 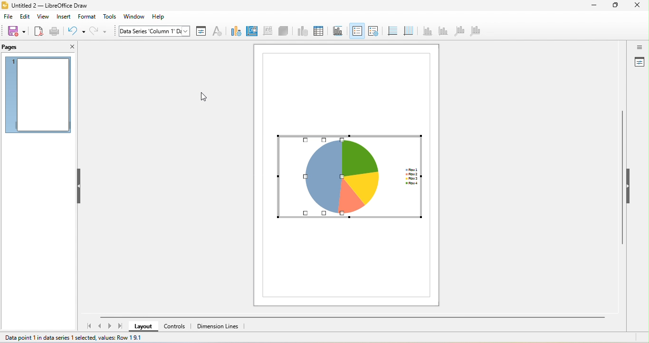 I want to click on titles, so click(x=336, y=31).